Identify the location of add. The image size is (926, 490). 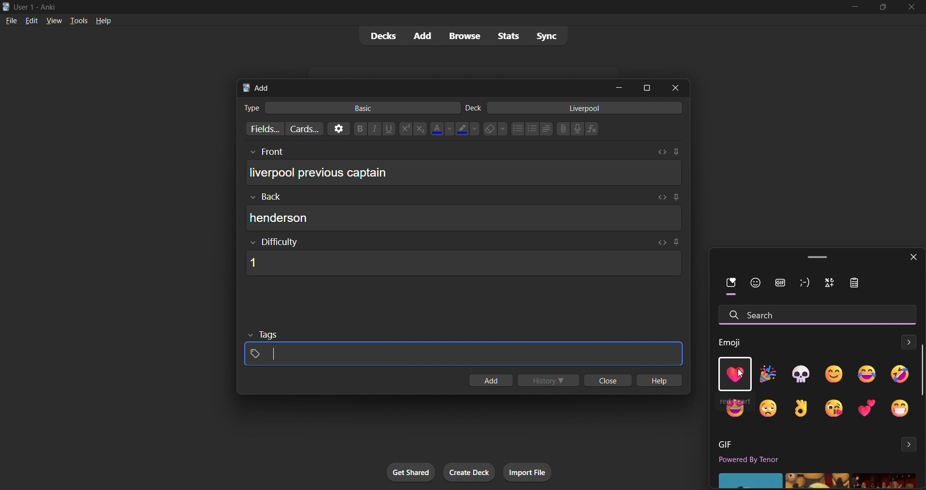
(490, 381).